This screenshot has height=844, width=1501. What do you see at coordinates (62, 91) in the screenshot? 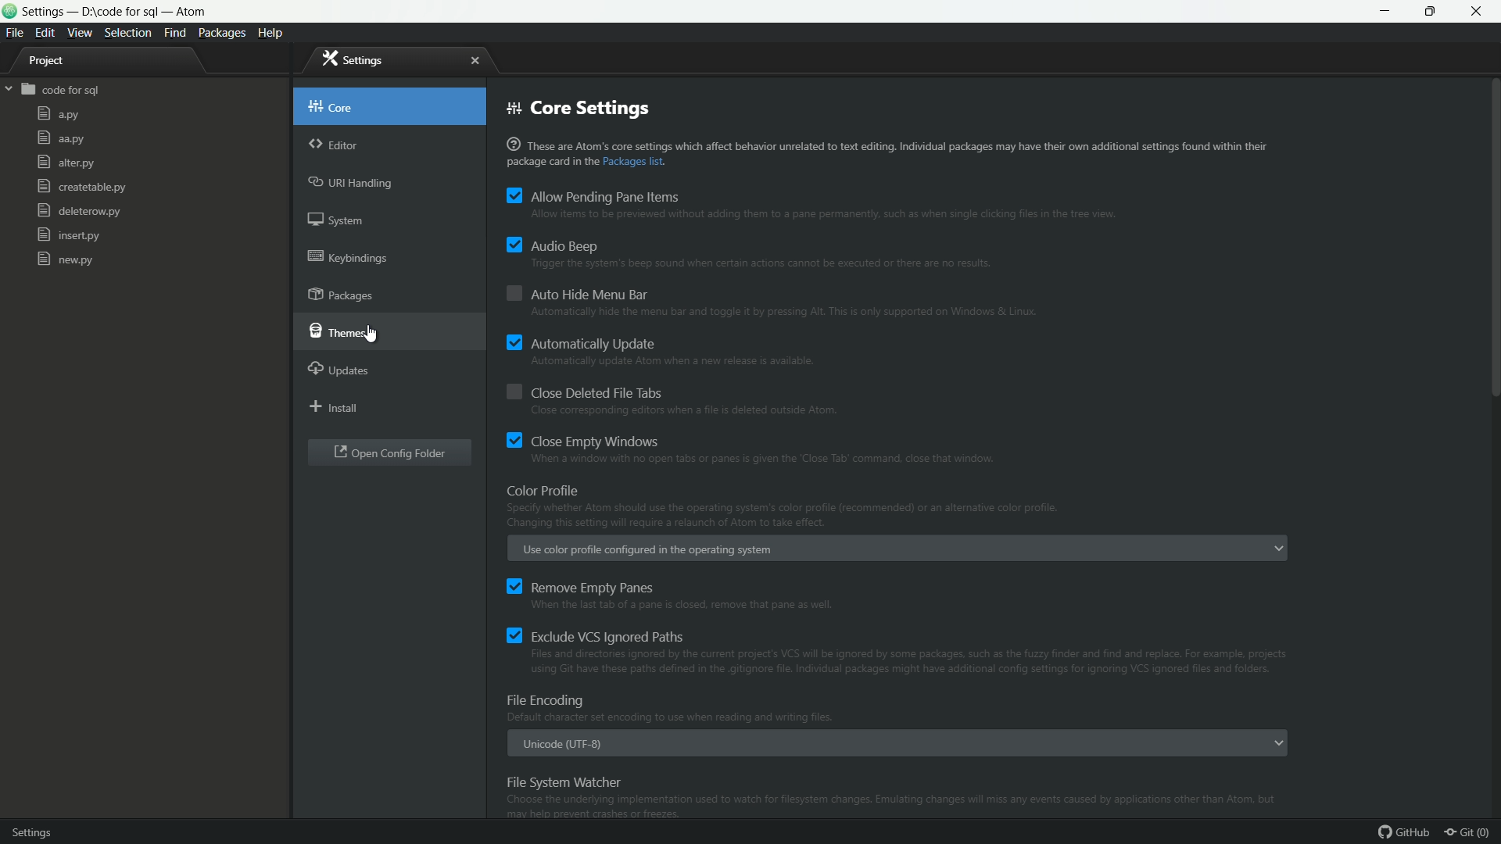
I see `folder name` at bounding box center [62, 91].